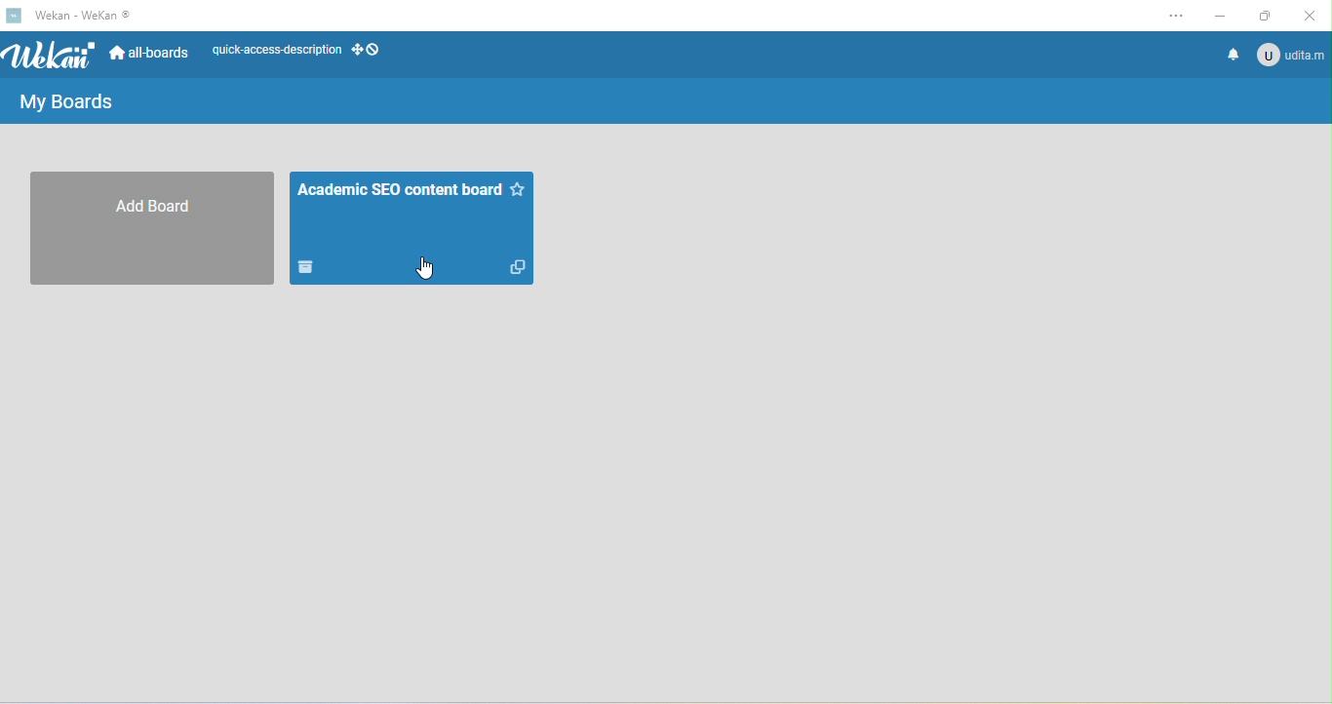 The image size is (1332, 704). What do you see at coordinates (152, 229) in the screenshot?
I see `add board` at bounding box center [152, 229].